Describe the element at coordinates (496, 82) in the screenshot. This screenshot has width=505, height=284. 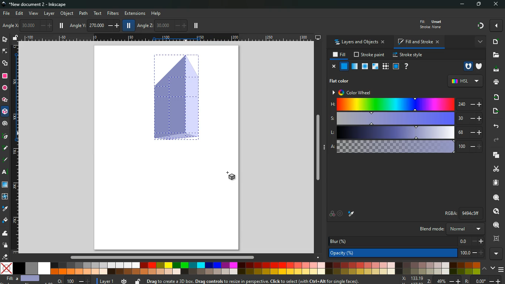
I see `print` at that location.